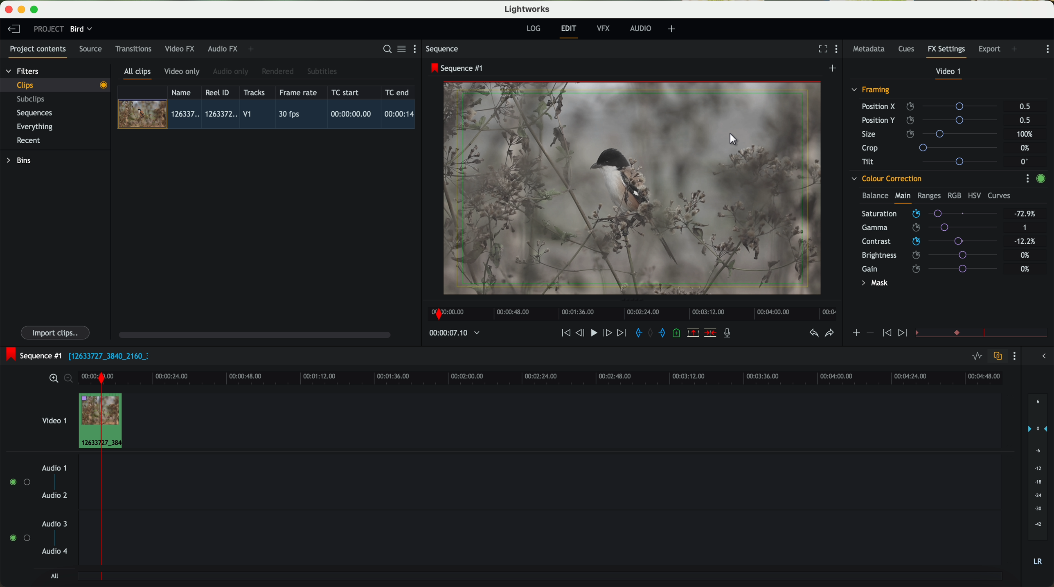  What do you see at coordinates (932, 106) in the screenshot?
I see `position X` at bounding box center [932, 106].